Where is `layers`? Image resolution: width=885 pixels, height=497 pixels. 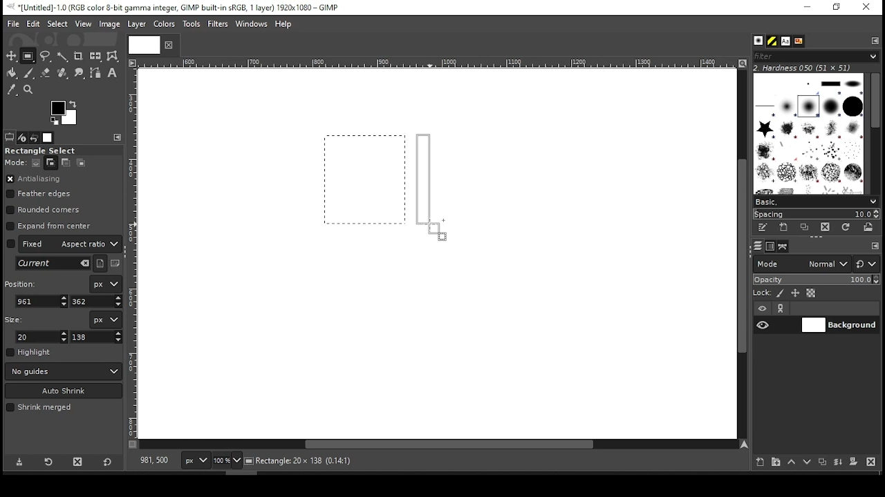 layers is located at coordinates (757, 246).